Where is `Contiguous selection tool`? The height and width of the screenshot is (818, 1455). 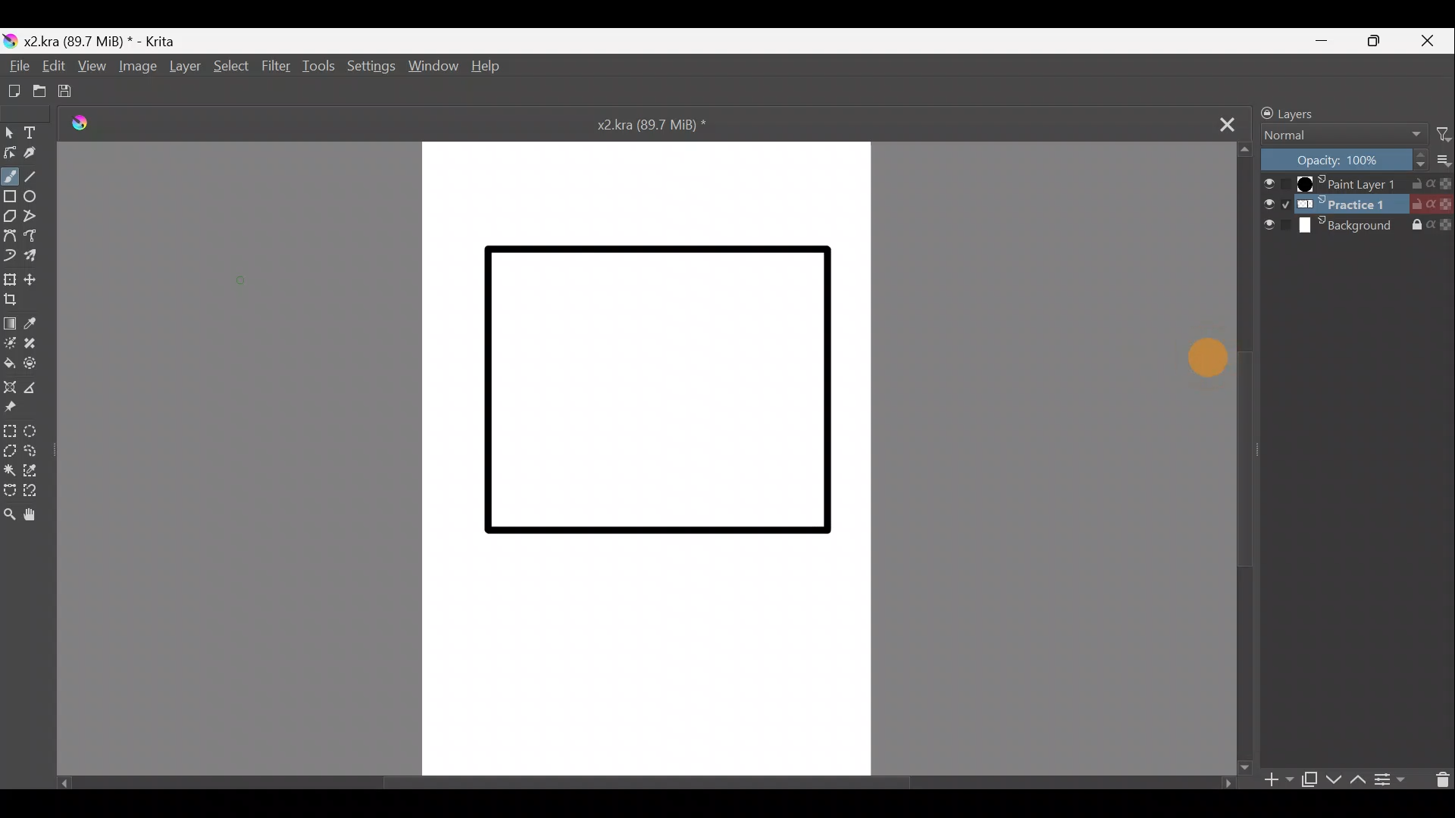
Contiguous selection tool is located at coordinates (11, 468).